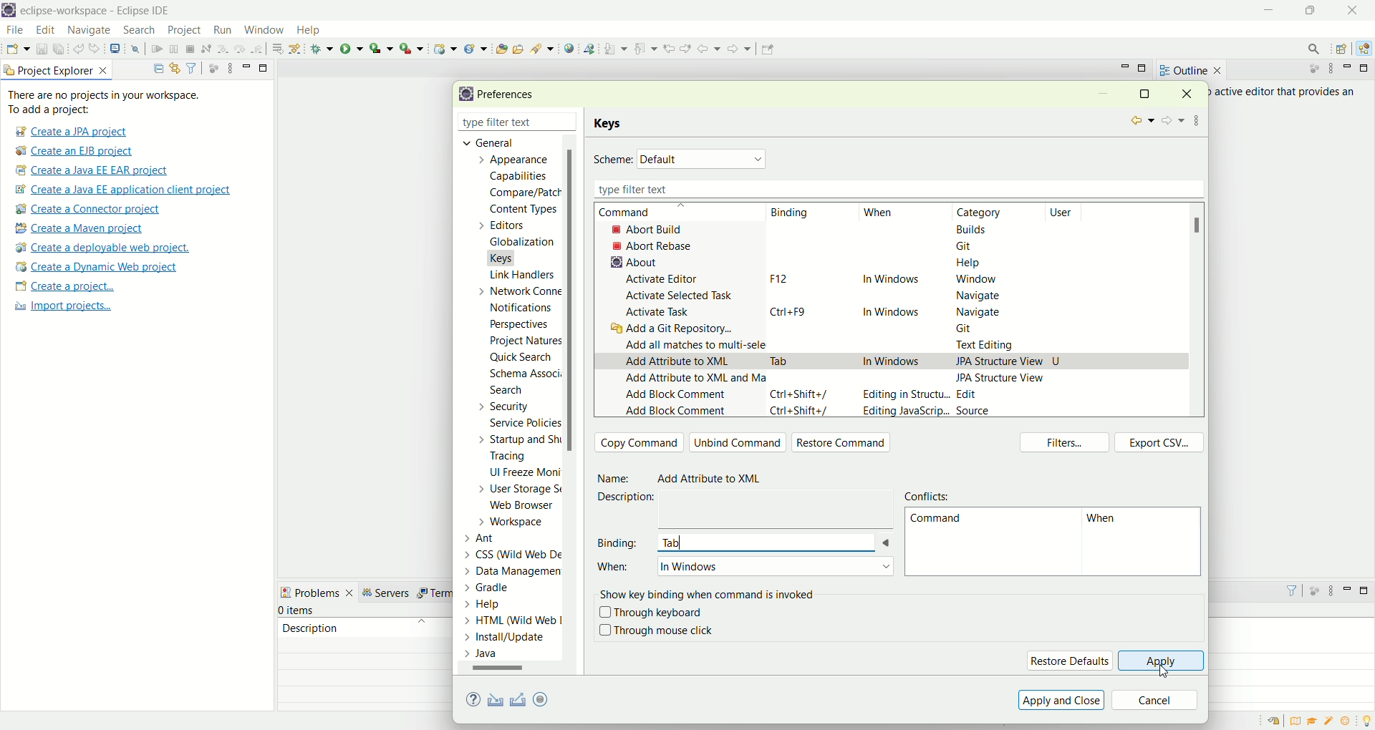  I want to click on view menu, so click(1330, 594).